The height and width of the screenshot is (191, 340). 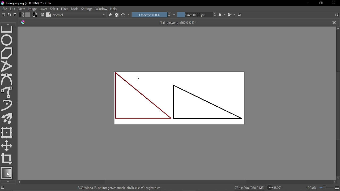 I want to click on Move tool, so click(x=7, y=146).